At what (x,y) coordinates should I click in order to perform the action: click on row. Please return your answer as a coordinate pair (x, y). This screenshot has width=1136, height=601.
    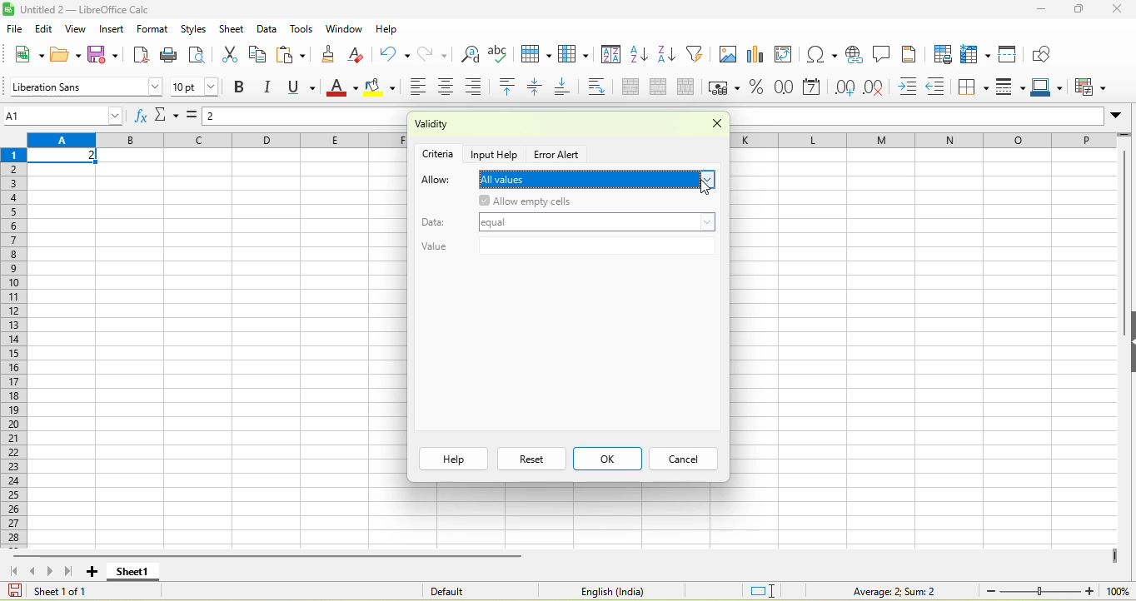
    Looking at the image, I should click on (538, 54).